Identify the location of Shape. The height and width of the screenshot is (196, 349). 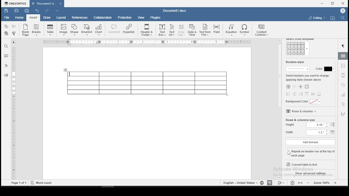
(75, 29).